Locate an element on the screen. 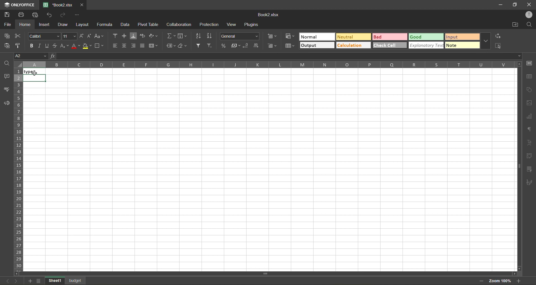  accounting is located at coordinates (236, 45).